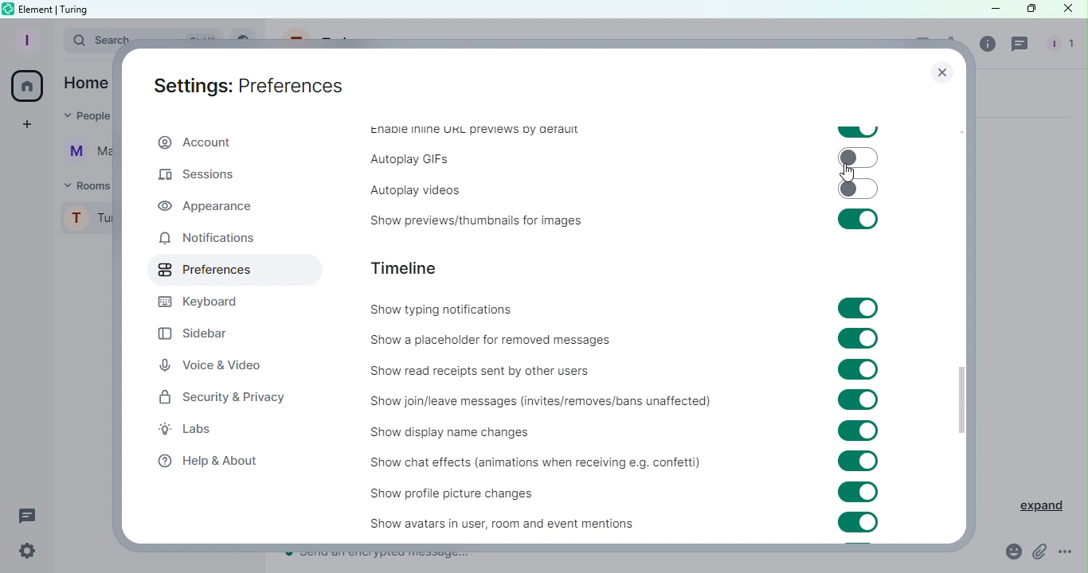 The image size is (1088, 573). Describe the element at coordinates (212, 364) in the screenshot. I see `Voice and video` at that location.